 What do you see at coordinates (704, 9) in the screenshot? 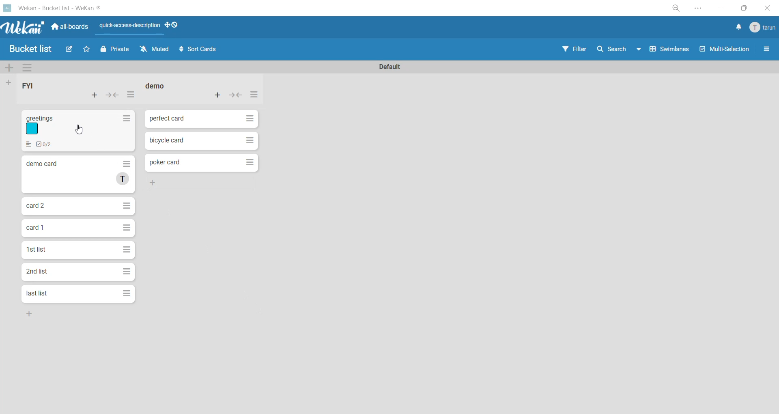
I see `settings` at bounding box center [704, 9].